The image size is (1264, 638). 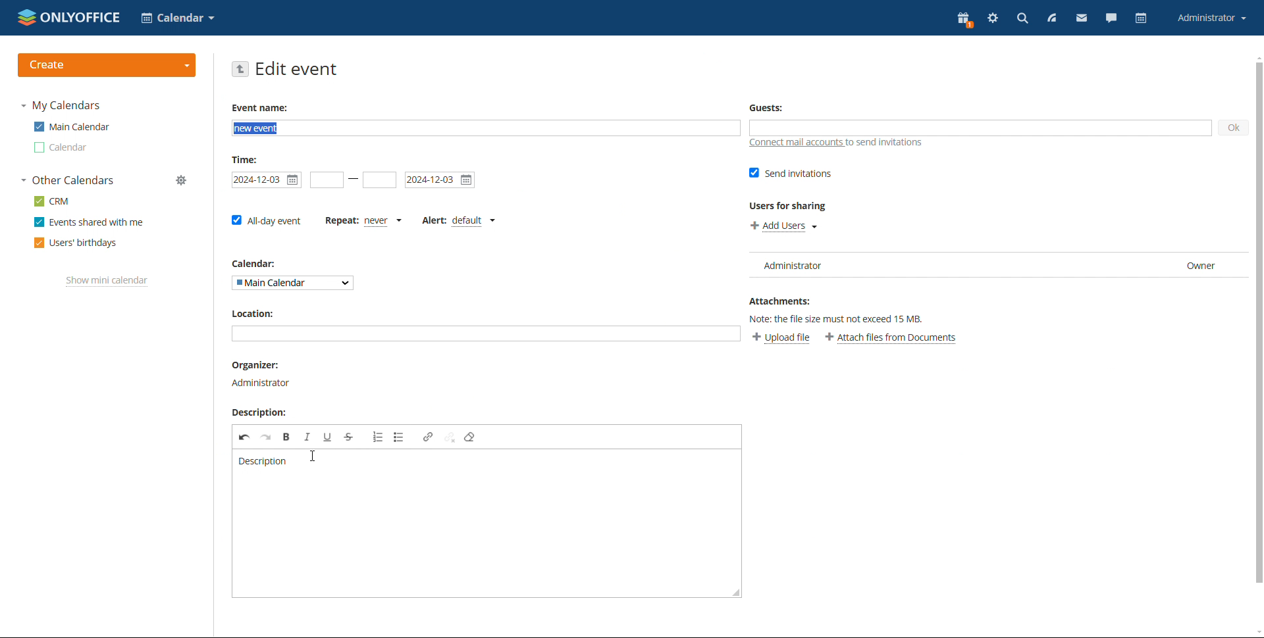 What do you see at coordinates (76, 243) in the screenshot?
I see `users' birthdays` at bounding box center [76, 243].